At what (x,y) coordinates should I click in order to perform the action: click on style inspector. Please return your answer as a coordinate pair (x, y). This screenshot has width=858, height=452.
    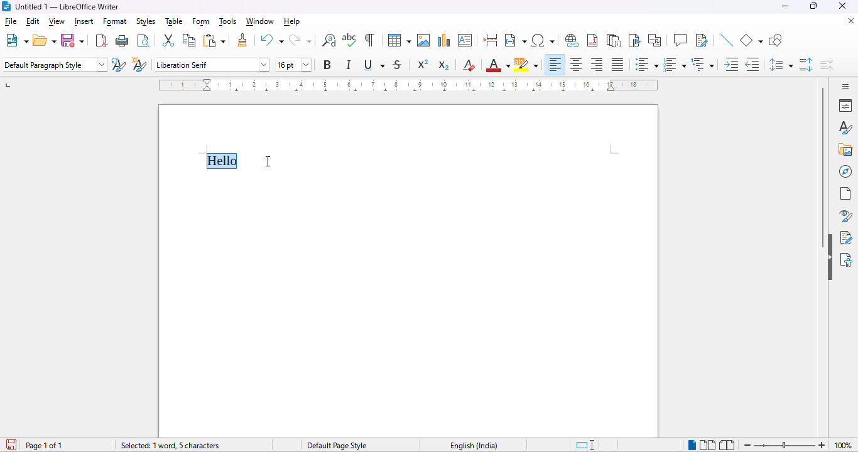
    Looking at the image, I should click on (844, 215).